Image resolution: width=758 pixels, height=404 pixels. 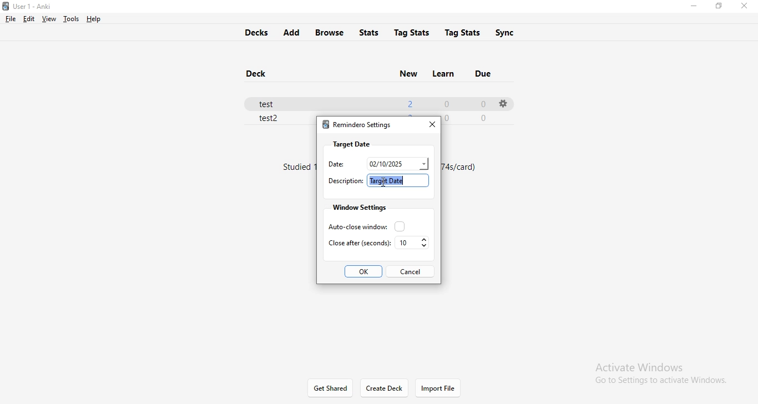 What do you see at coordinates (412, 32) in the screenshot?
I see `tag stats` at bounding box center [412, 32].